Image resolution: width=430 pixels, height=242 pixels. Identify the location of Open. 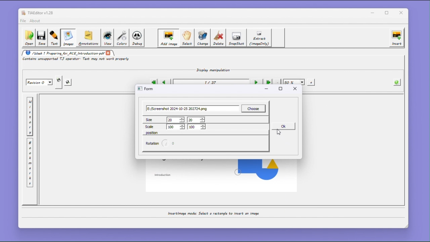
(28, 38).